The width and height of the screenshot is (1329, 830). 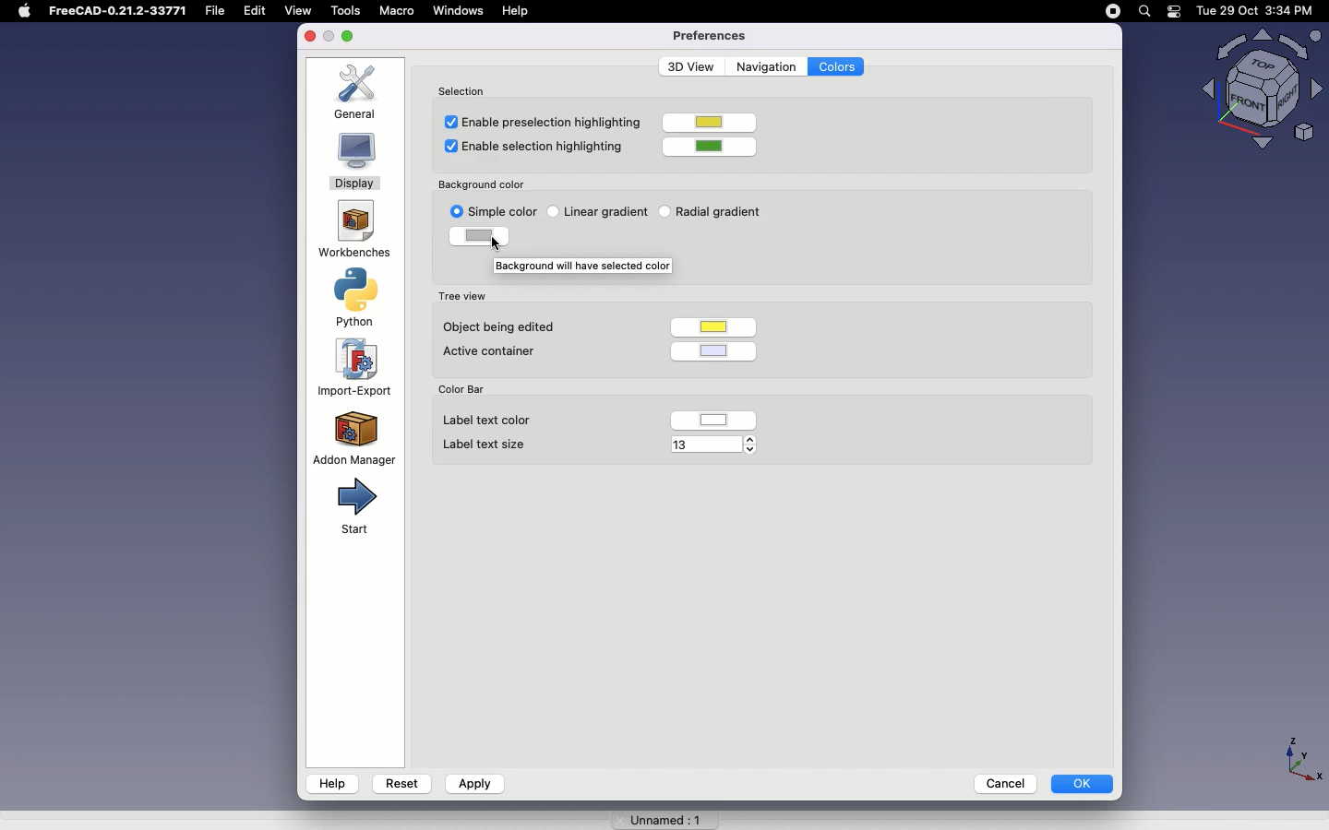 I want to click on windows, so click(x=459, y=11).